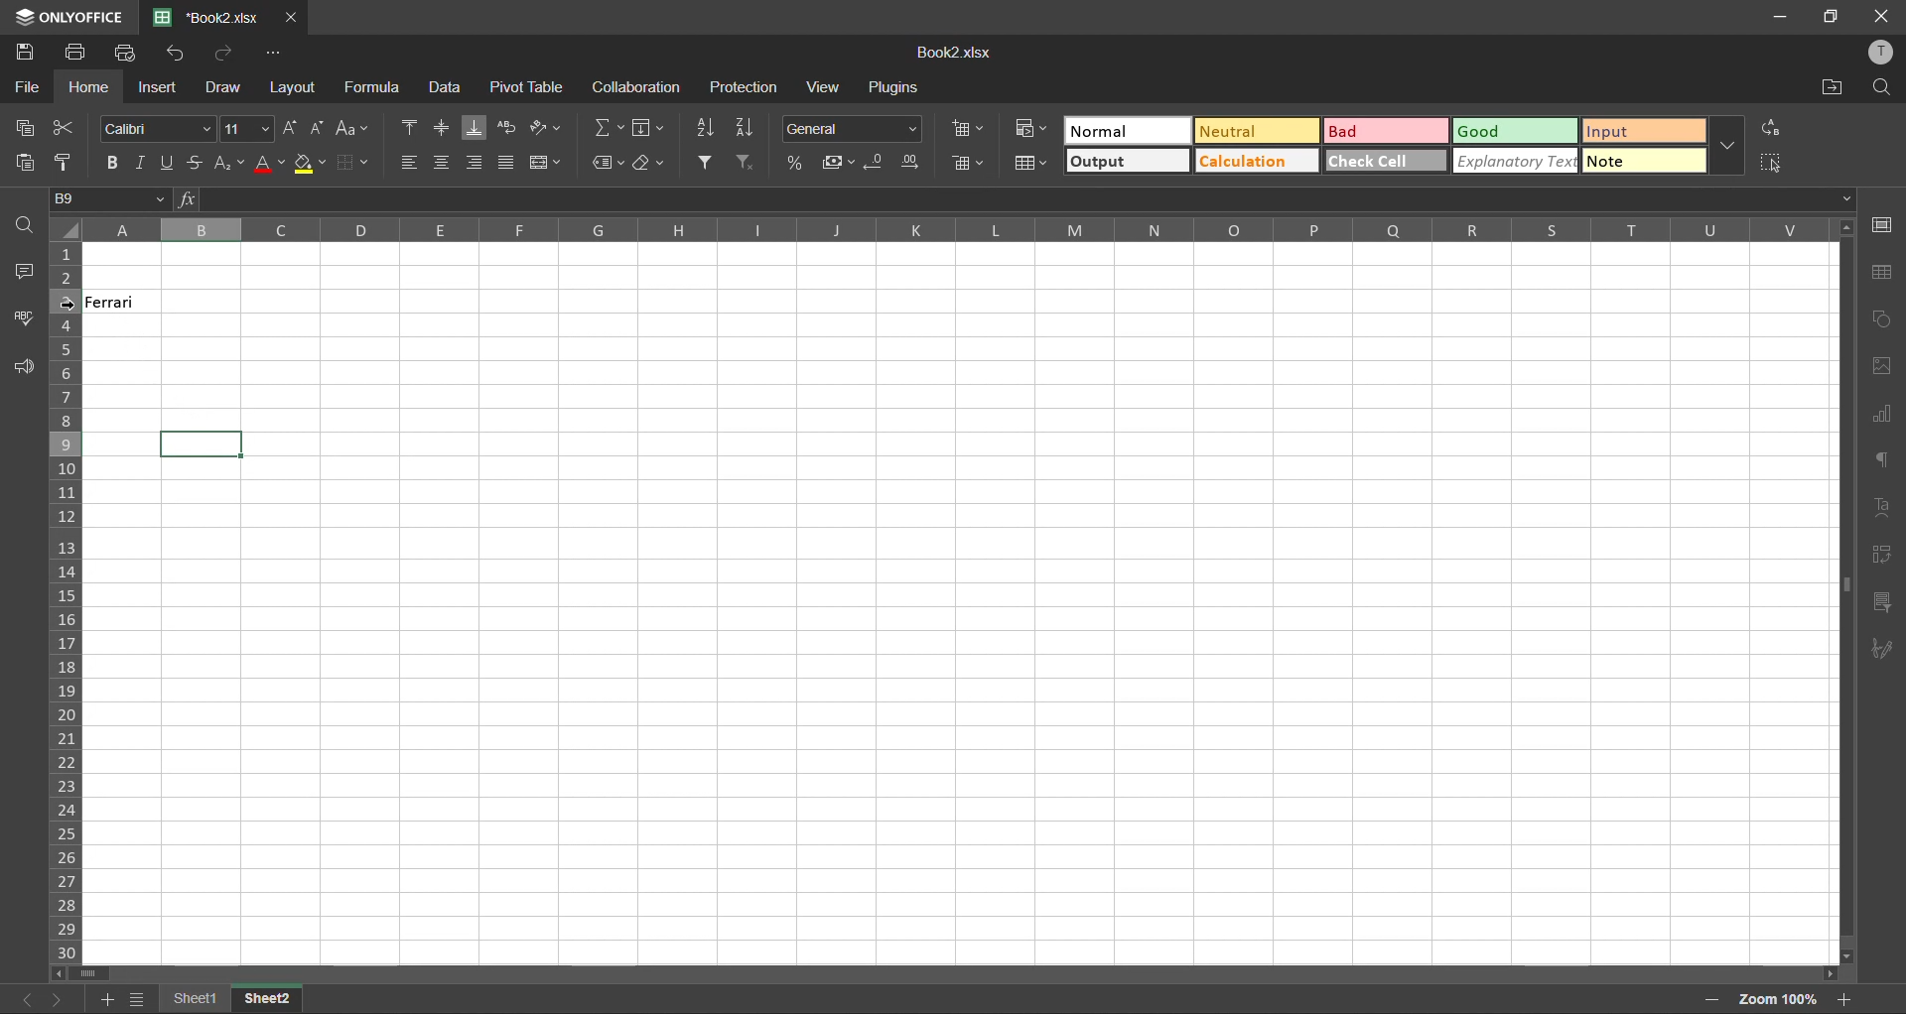 Image resolution: width=1906 pixels, height=1014 pixels. What do you see at coordinates (69, 163) in the screenshot?
I see `copy style` at bounding box center [69, 163].